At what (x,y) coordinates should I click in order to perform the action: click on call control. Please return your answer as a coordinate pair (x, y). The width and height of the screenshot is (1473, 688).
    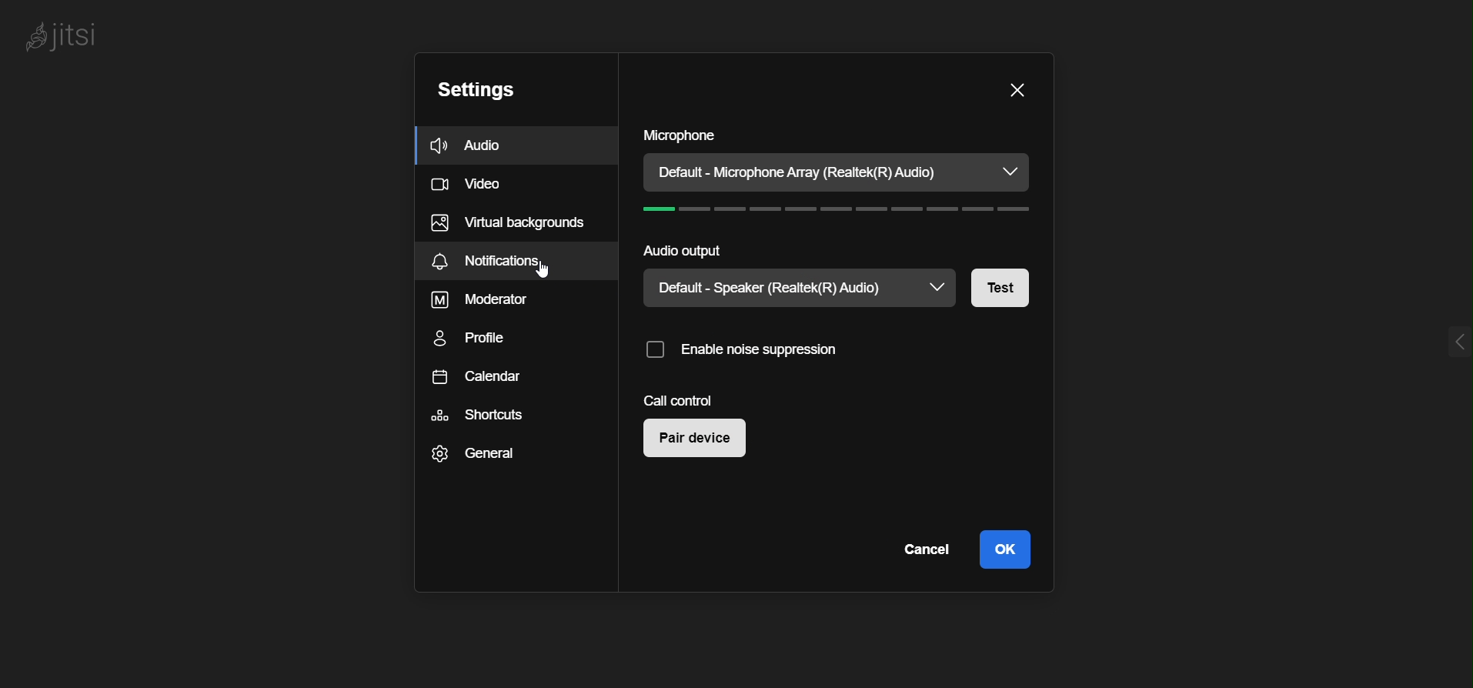
    Looking at the image, I should click on (683, 398).